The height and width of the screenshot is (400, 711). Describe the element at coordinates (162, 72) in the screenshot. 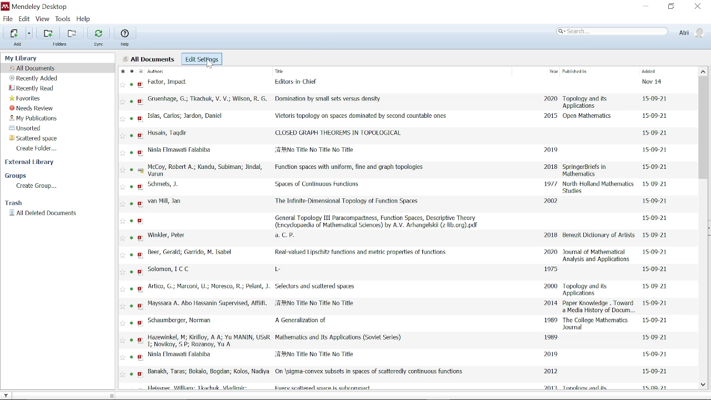

I see `Authors` at that location.